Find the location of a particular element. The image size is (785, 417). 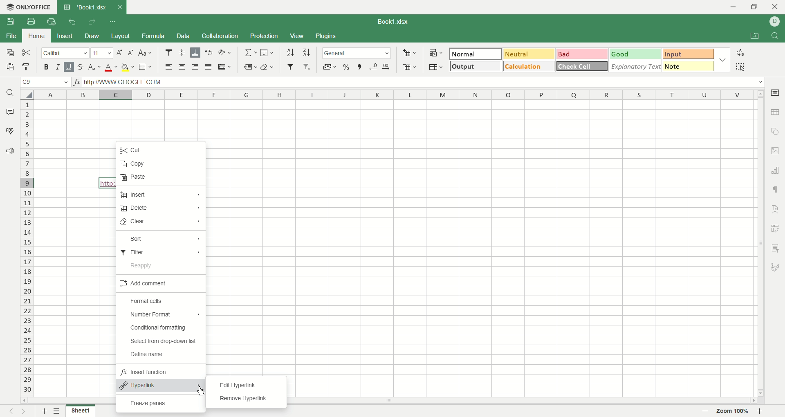

hyperlink is located at coordinates (163, 385).